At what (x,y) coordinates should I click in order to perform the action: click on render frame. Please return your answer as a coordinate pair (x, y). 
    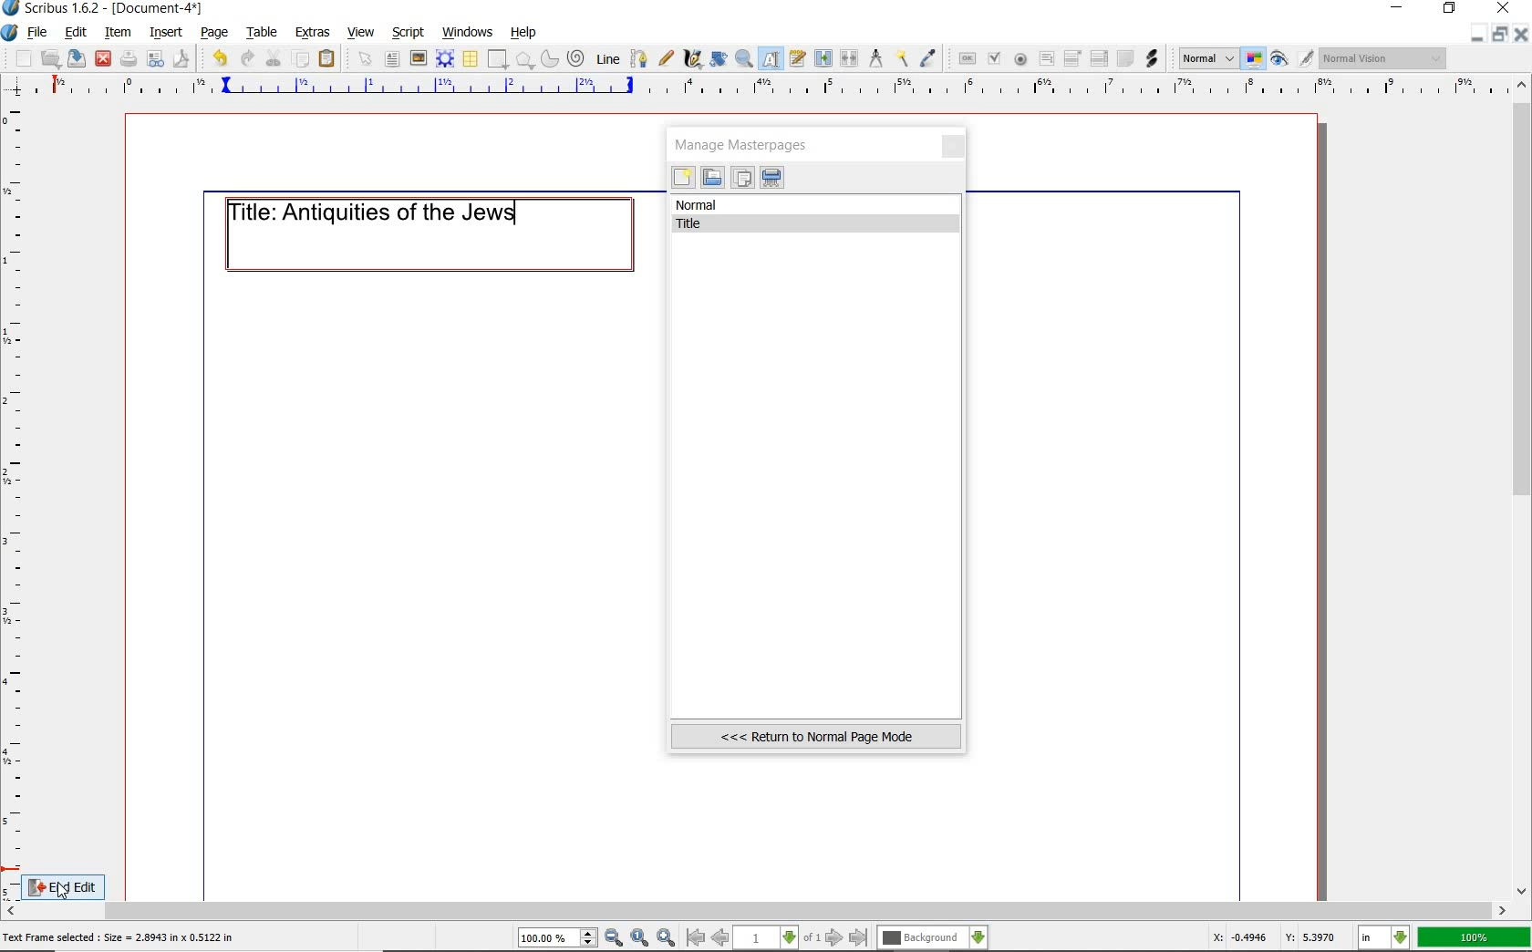
    Looking at the image, I should click on (445, 58).